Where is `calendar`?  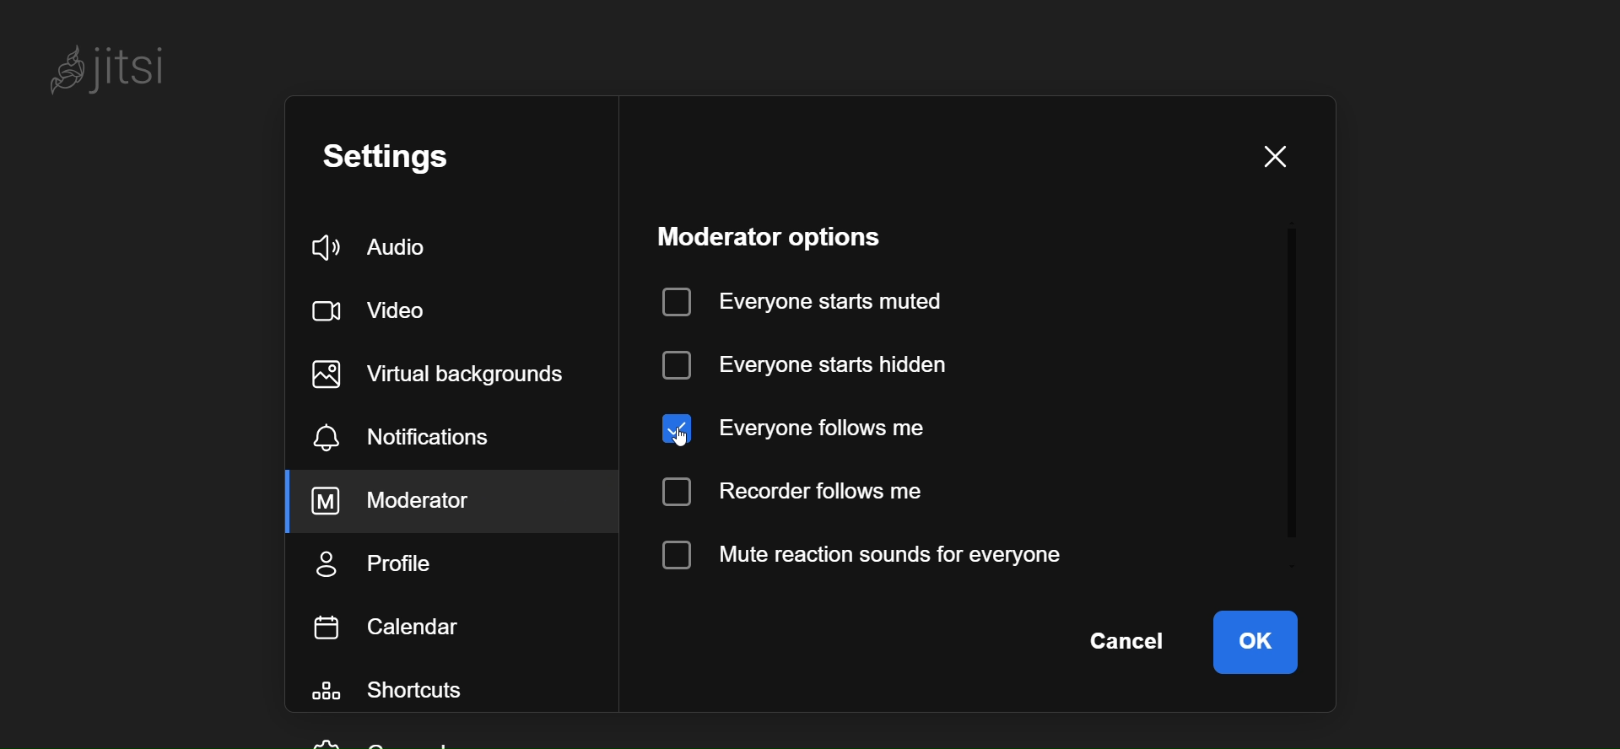 calendar is located at coordinates (392, 627).